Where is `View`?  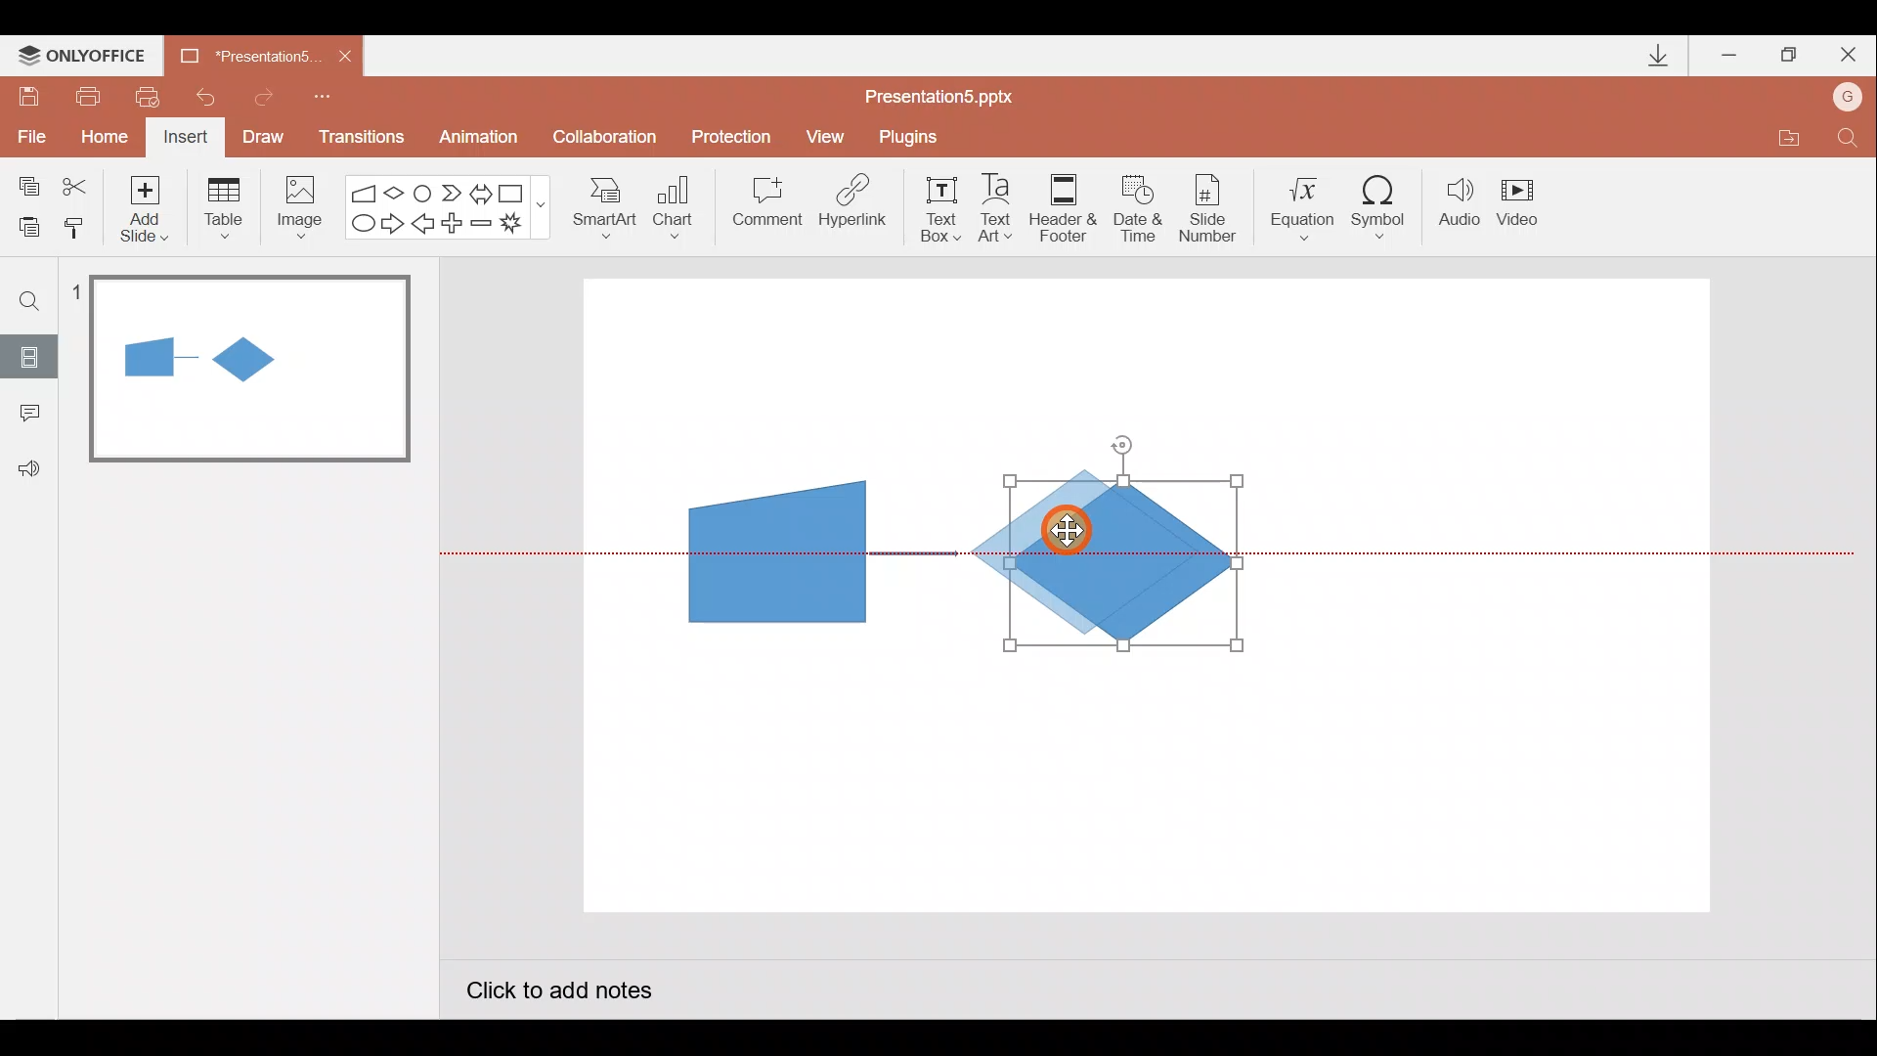
View is located at coordinates (828, 135).